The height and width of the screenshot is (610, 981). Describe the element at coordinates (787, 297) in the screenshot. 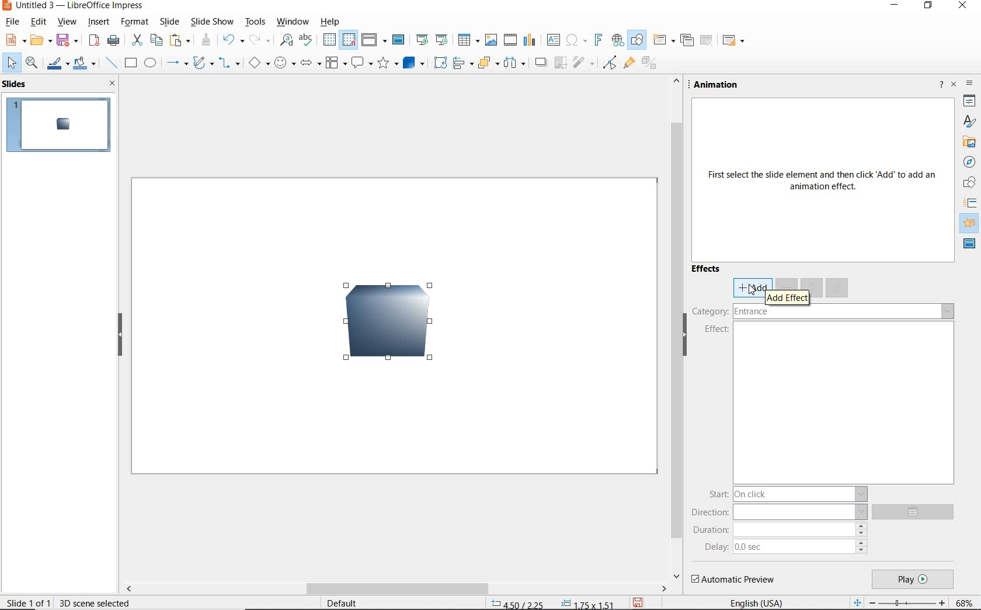

I see `Add Effect` at that location.